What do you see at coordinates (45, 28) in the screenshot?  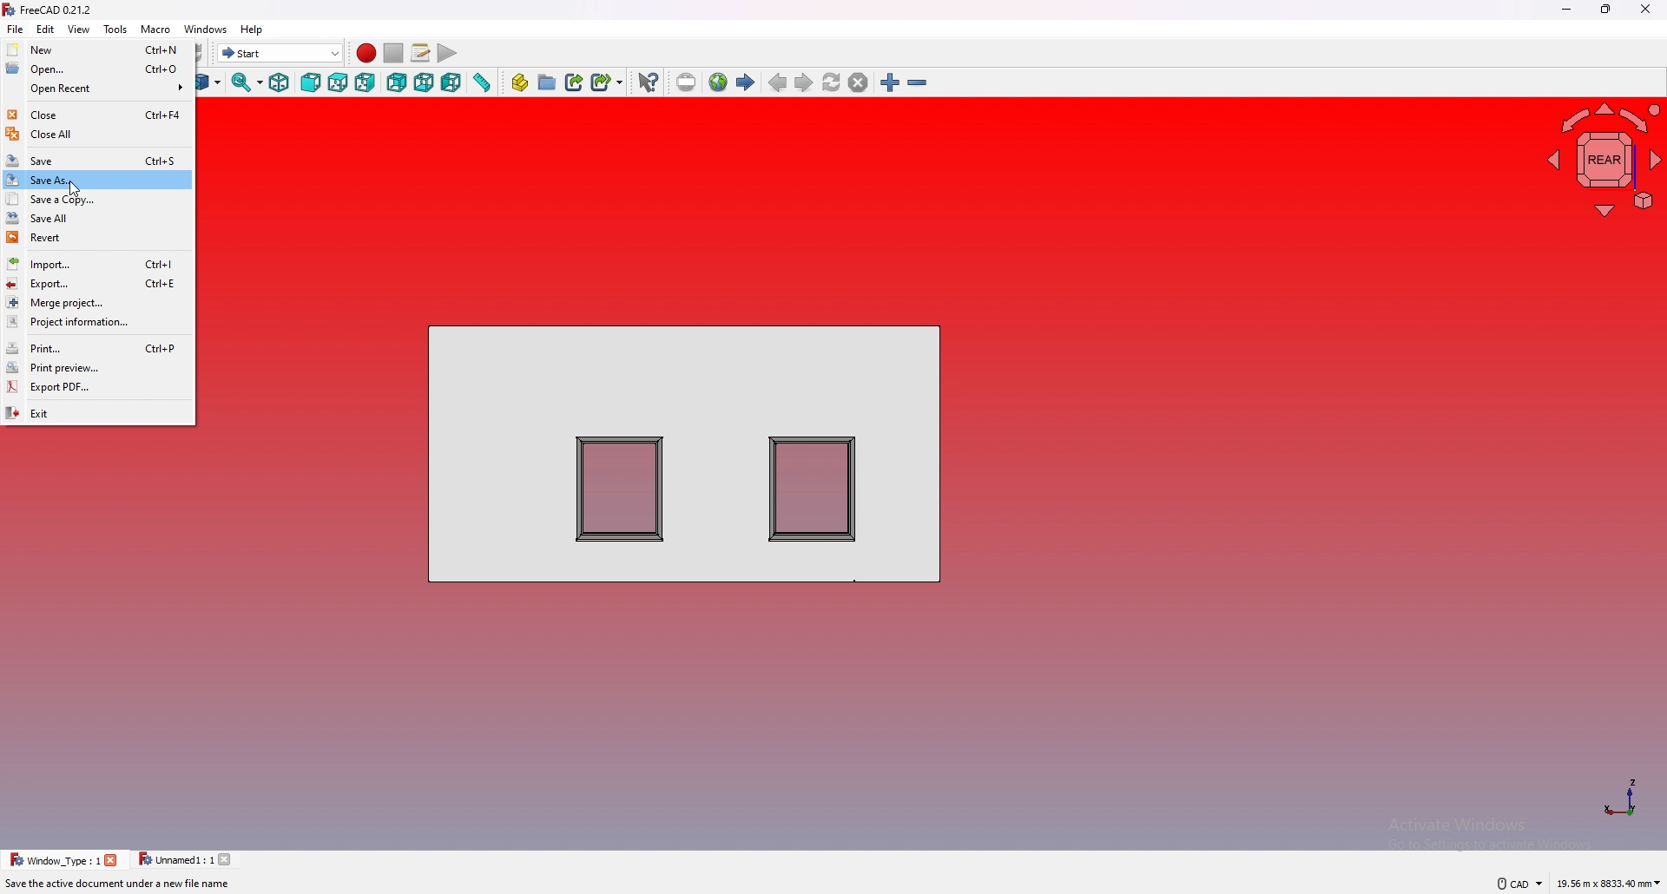 I see `edit` at bounding box center [45, 28].